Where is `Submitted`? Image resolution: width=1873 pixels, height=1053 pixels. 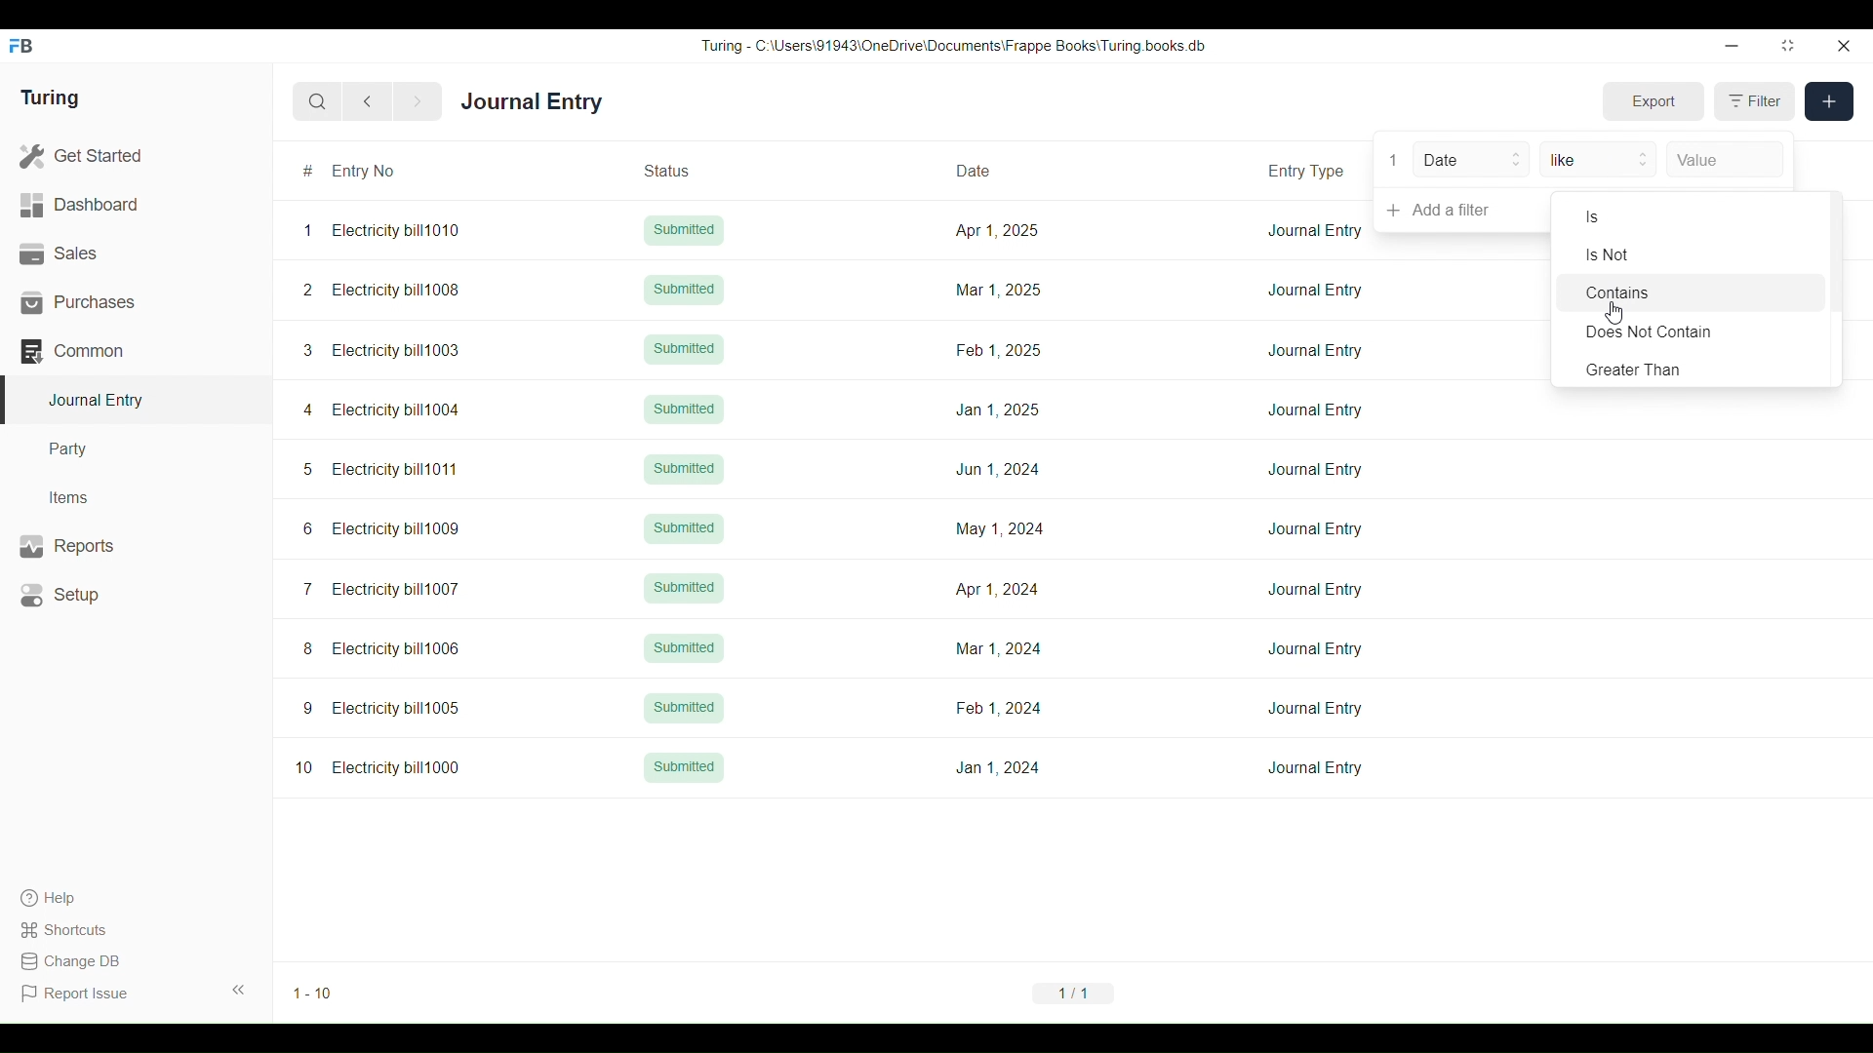
Submitted is located at coordinates (683, 409).